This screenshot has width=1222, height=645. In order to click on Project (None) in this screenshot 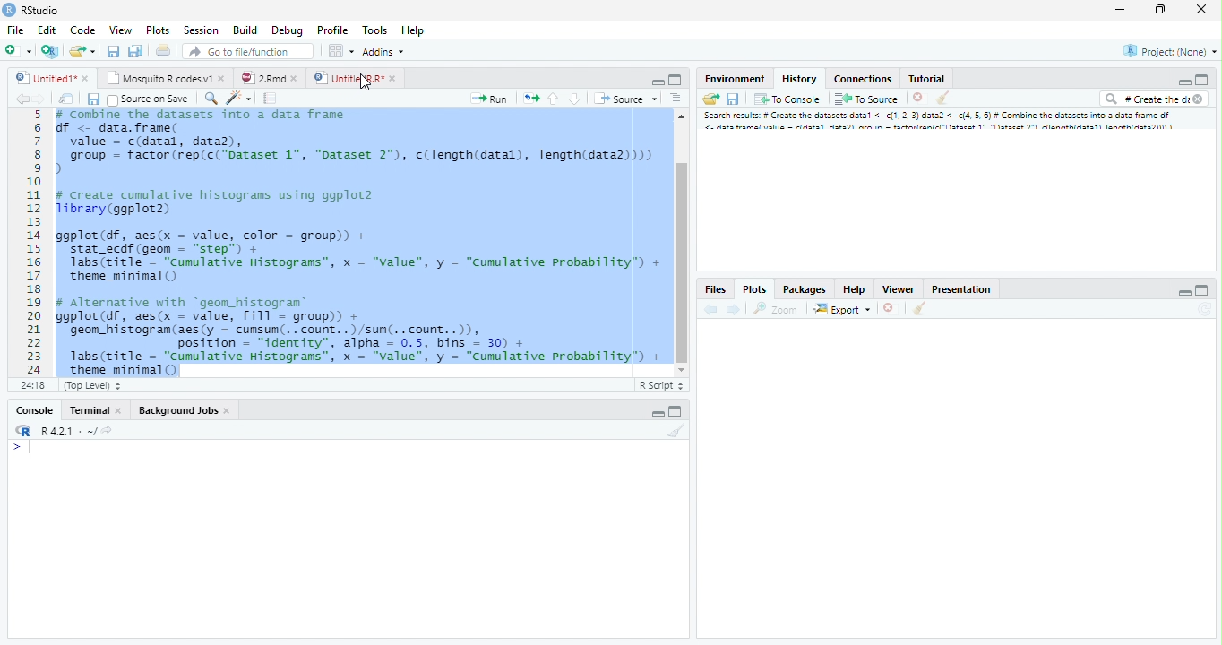, I will do `click(1172, 51)`.